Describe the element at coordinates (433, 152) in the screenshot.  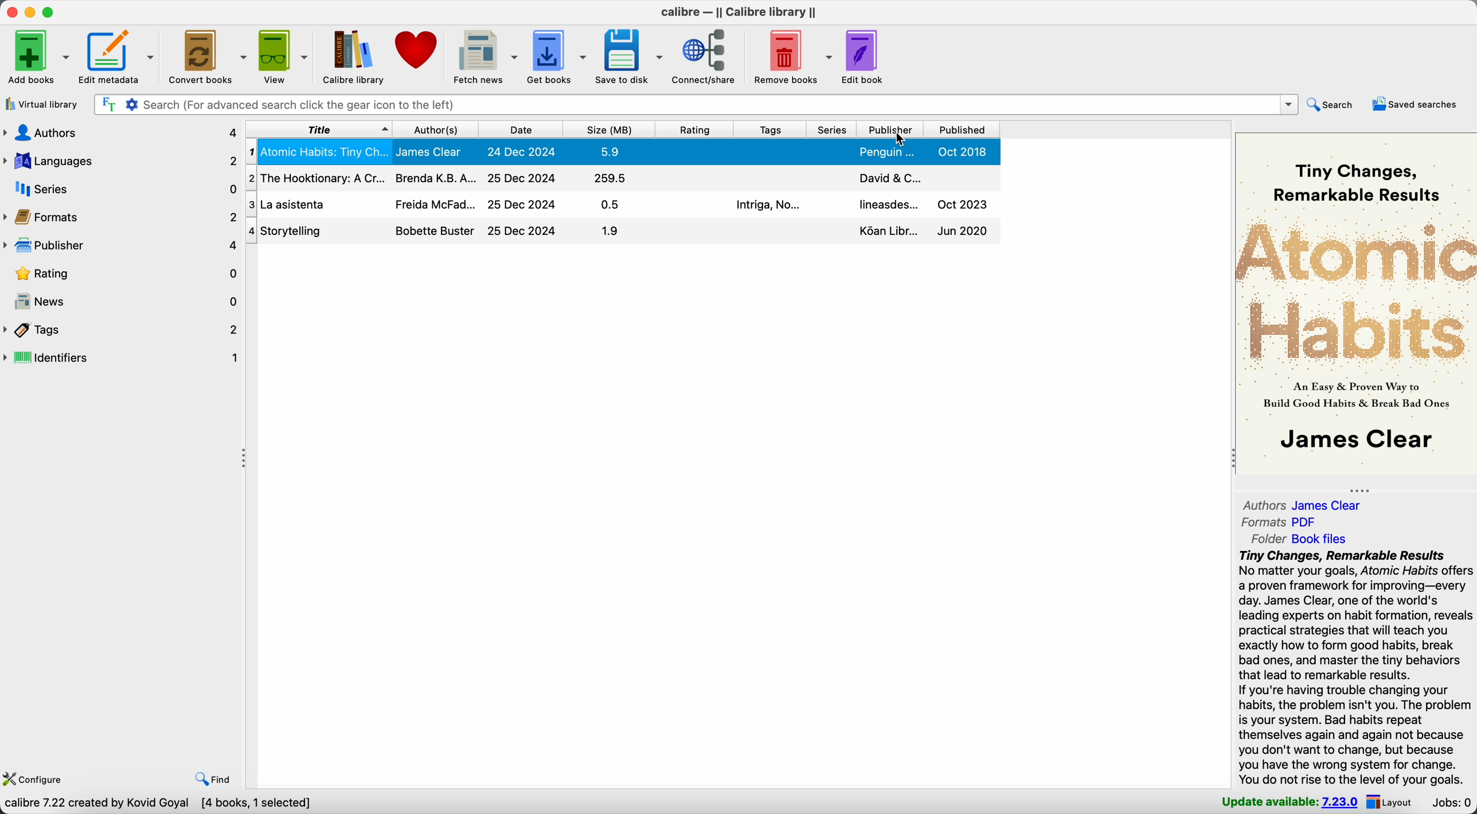
I see `james clear` at that location.